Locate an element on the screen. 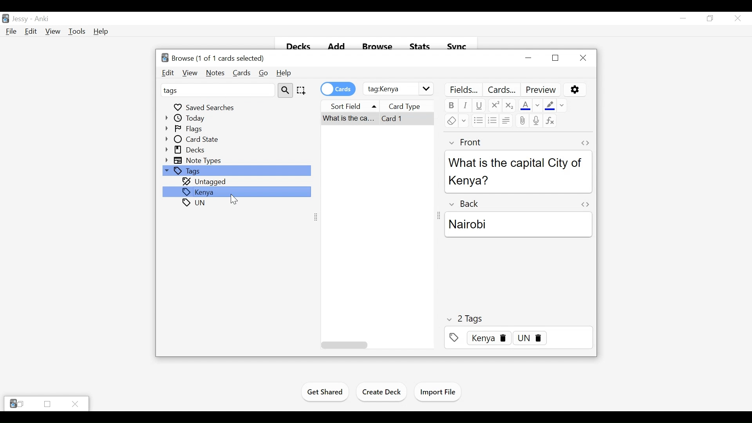 The width and height of the screenshot is (752, 423). Anki Desktop Icon is located at coordinates (5, 18).